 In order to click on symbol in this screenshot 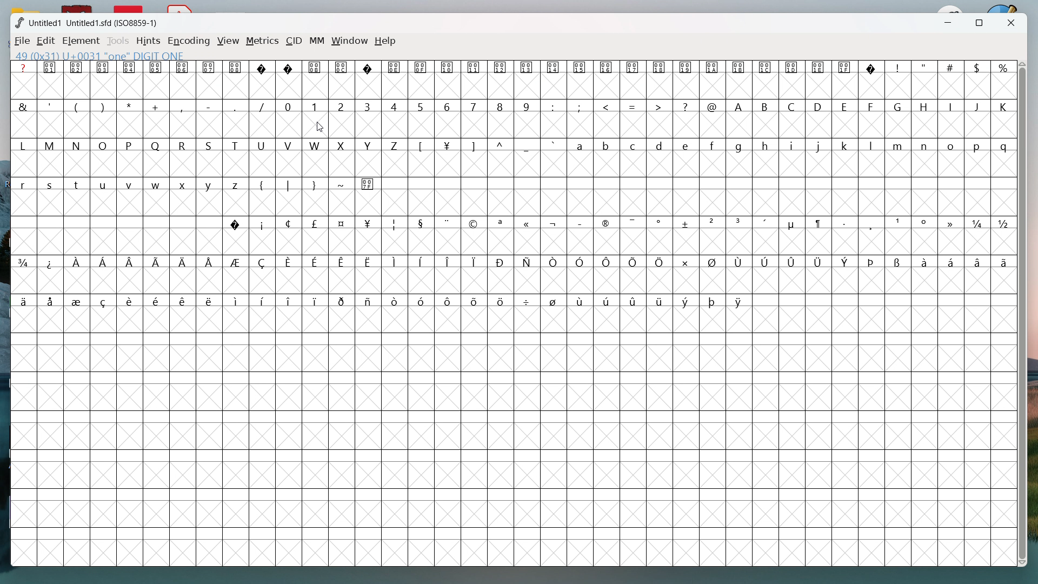, I will do `click(635, 301)`.